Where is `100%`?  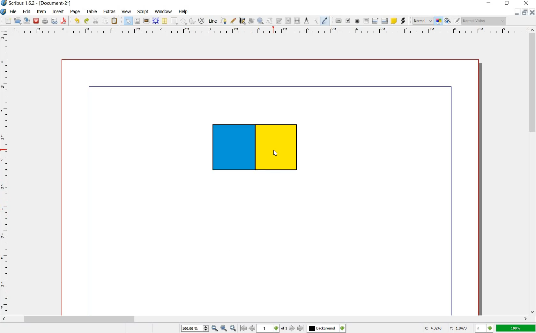 100% is located at coordinates (516, 328).